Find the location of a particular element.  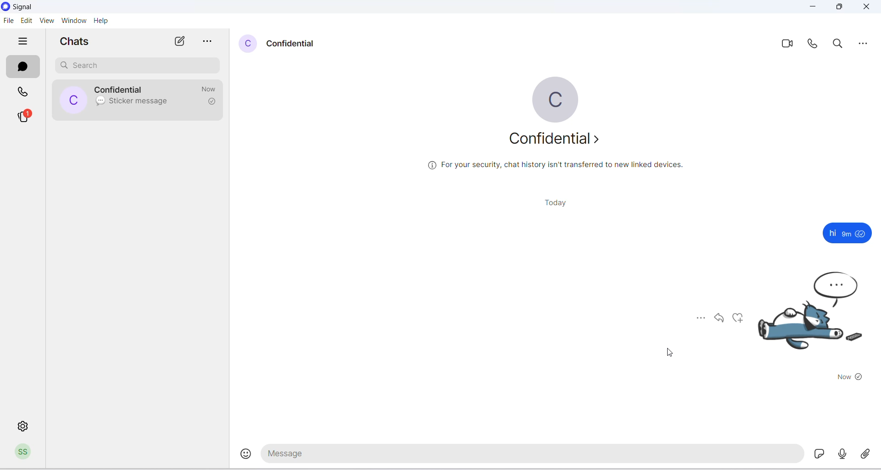

voice note is located at coordinates (843, 454).